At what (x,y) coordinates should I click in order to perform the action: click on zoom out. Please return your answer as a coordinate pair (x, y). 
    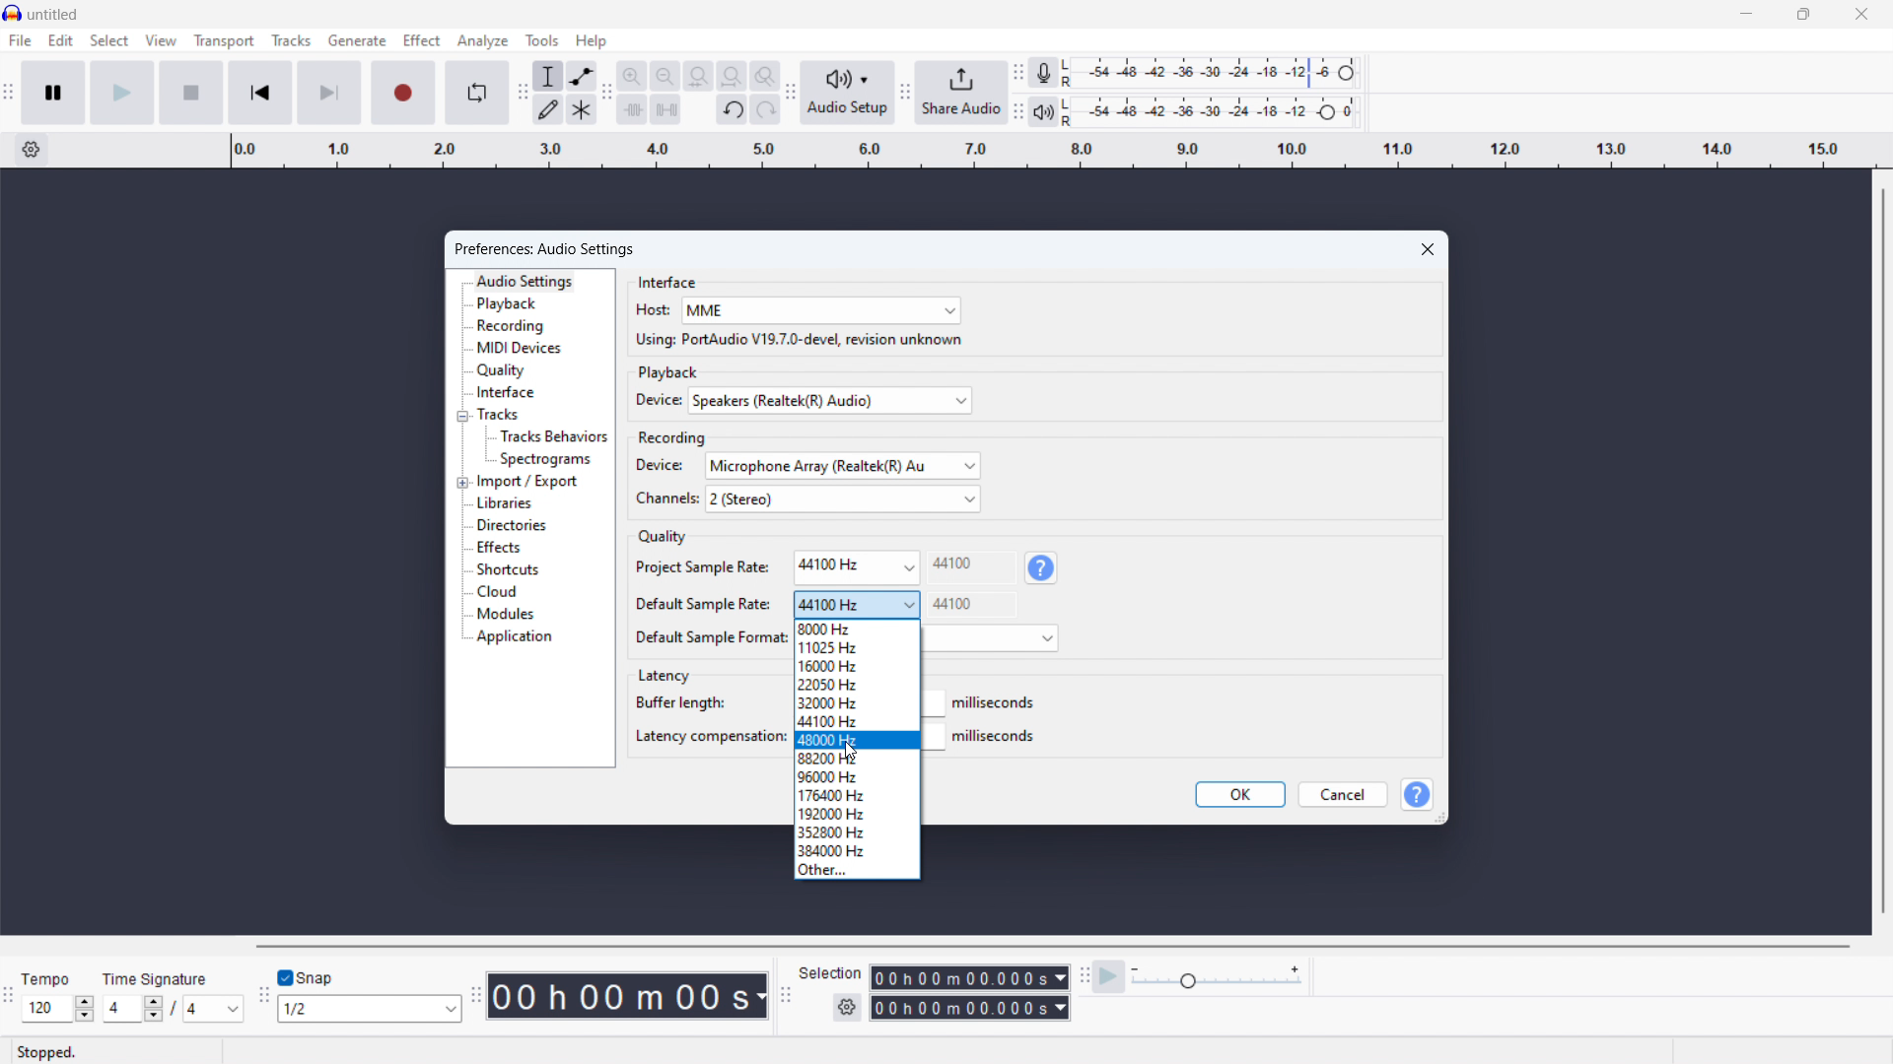
    Looking at the image, I should click on (666, 77).